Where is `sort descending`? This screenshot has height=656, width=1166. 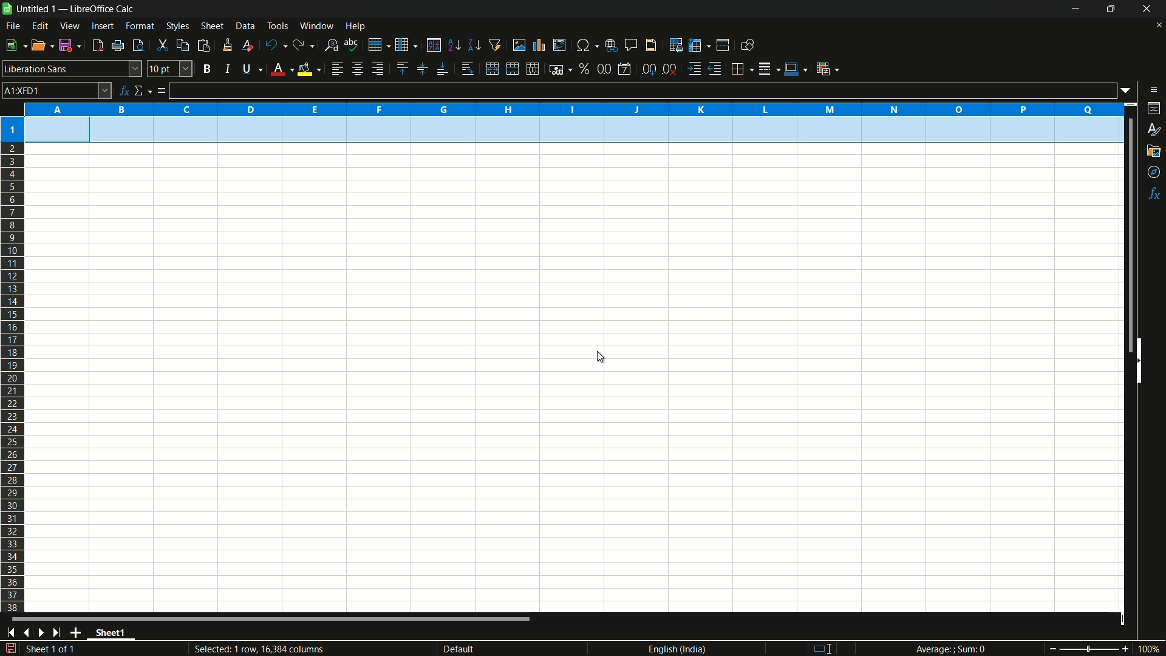
sort descending is located at coordinates (473, 45).